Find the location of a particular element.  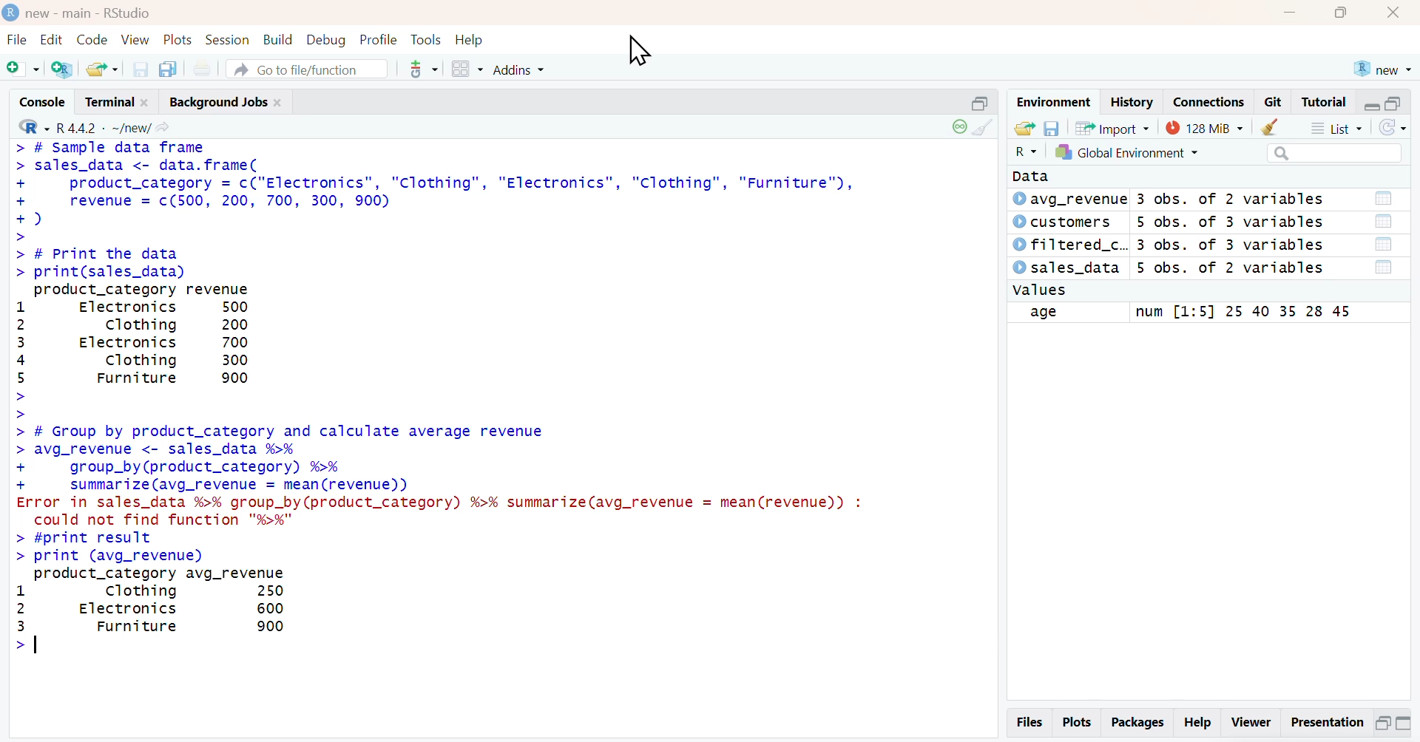

Import Dataset is located at coordinates (1114, 129).